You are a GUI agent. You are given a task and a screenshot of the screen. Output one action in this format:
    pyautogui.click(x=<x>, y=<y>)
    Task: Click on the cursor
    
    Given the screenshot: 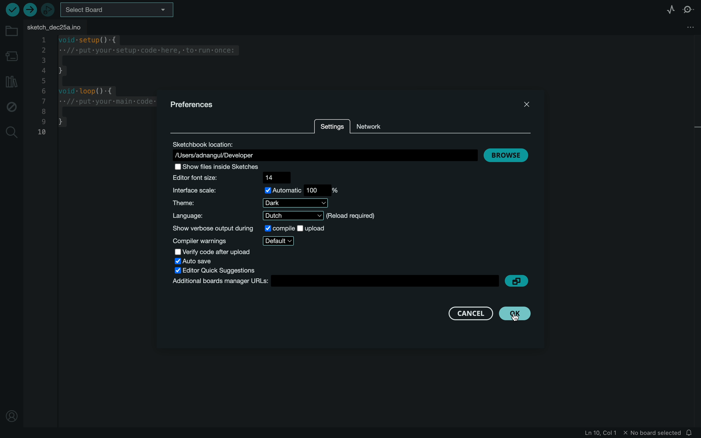 What is the action you would take?
    pyautogui.click(x=518, y=316)
    